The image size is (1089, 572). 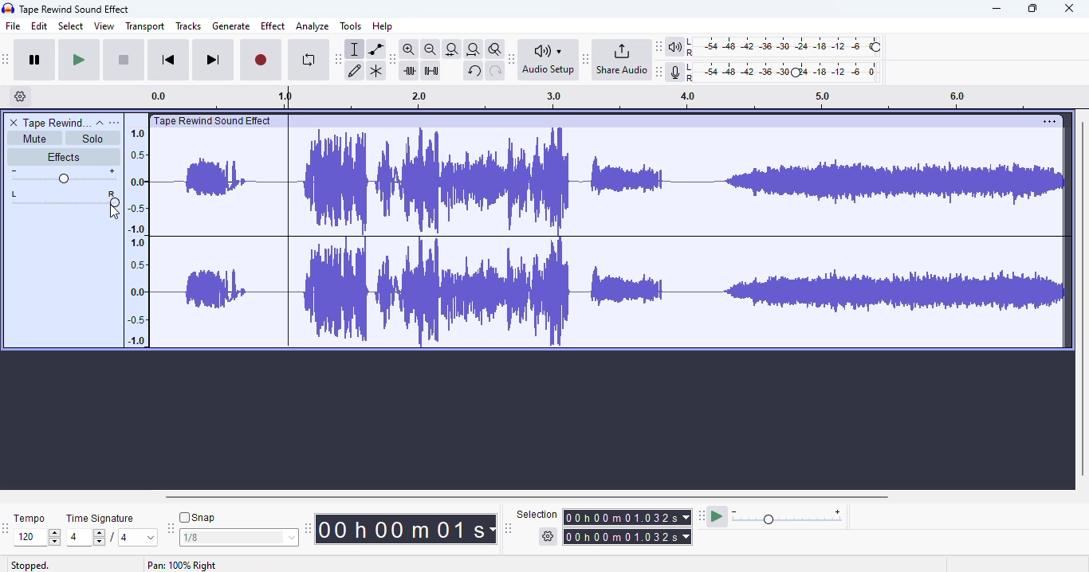 I want to click on zoom in, so click(x=408, y=49).